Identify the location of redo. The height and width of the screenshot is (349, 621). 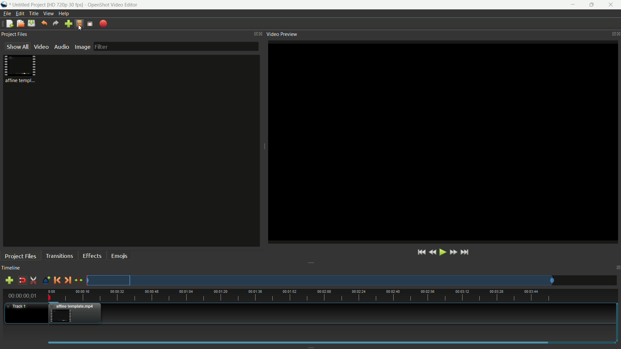
(56, 23).